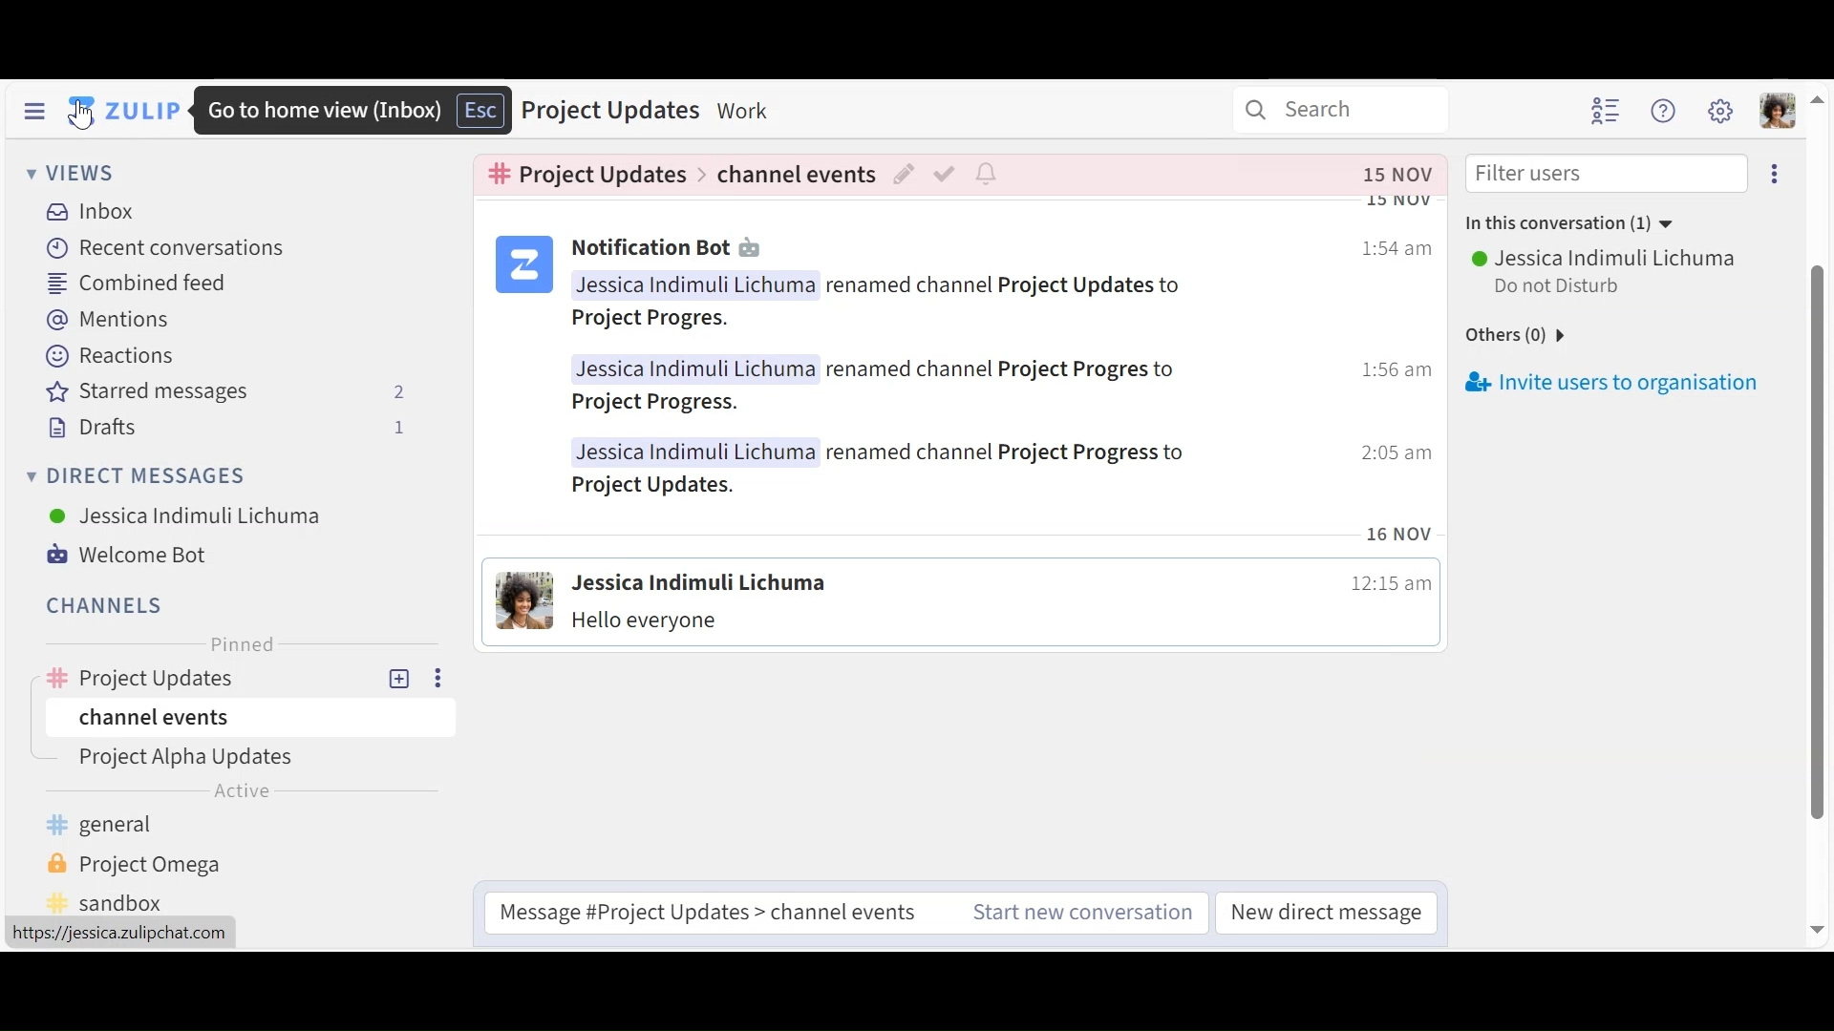 Image resolution: width=1834 pixels, height=1031 pixels. I want to click on Go to Home View, so click(125, 110).